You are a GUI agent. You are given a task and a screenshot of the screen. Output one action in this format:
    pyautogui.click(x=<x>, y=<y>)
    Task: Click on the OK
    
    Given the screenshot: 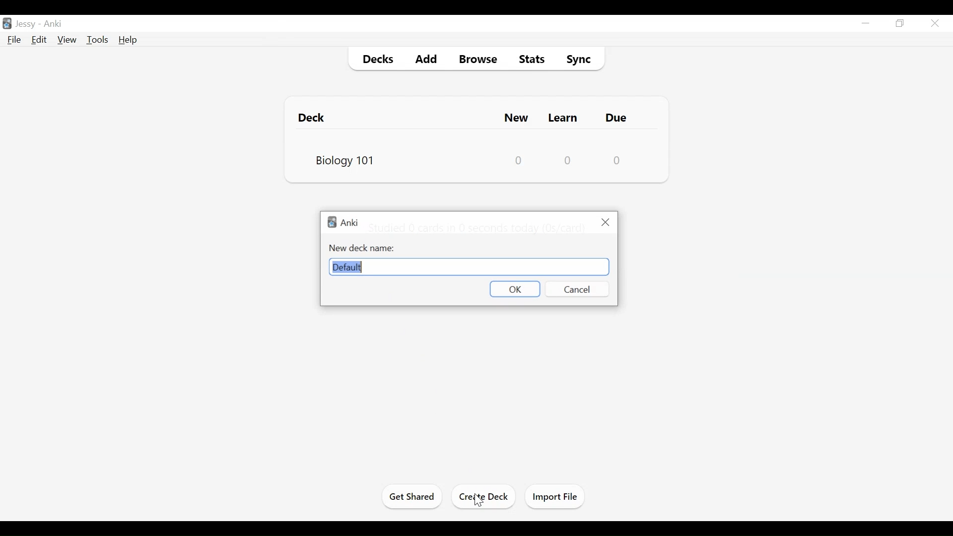 What is the action you would take?
    pyautogui.click(x=515, y=289)
    